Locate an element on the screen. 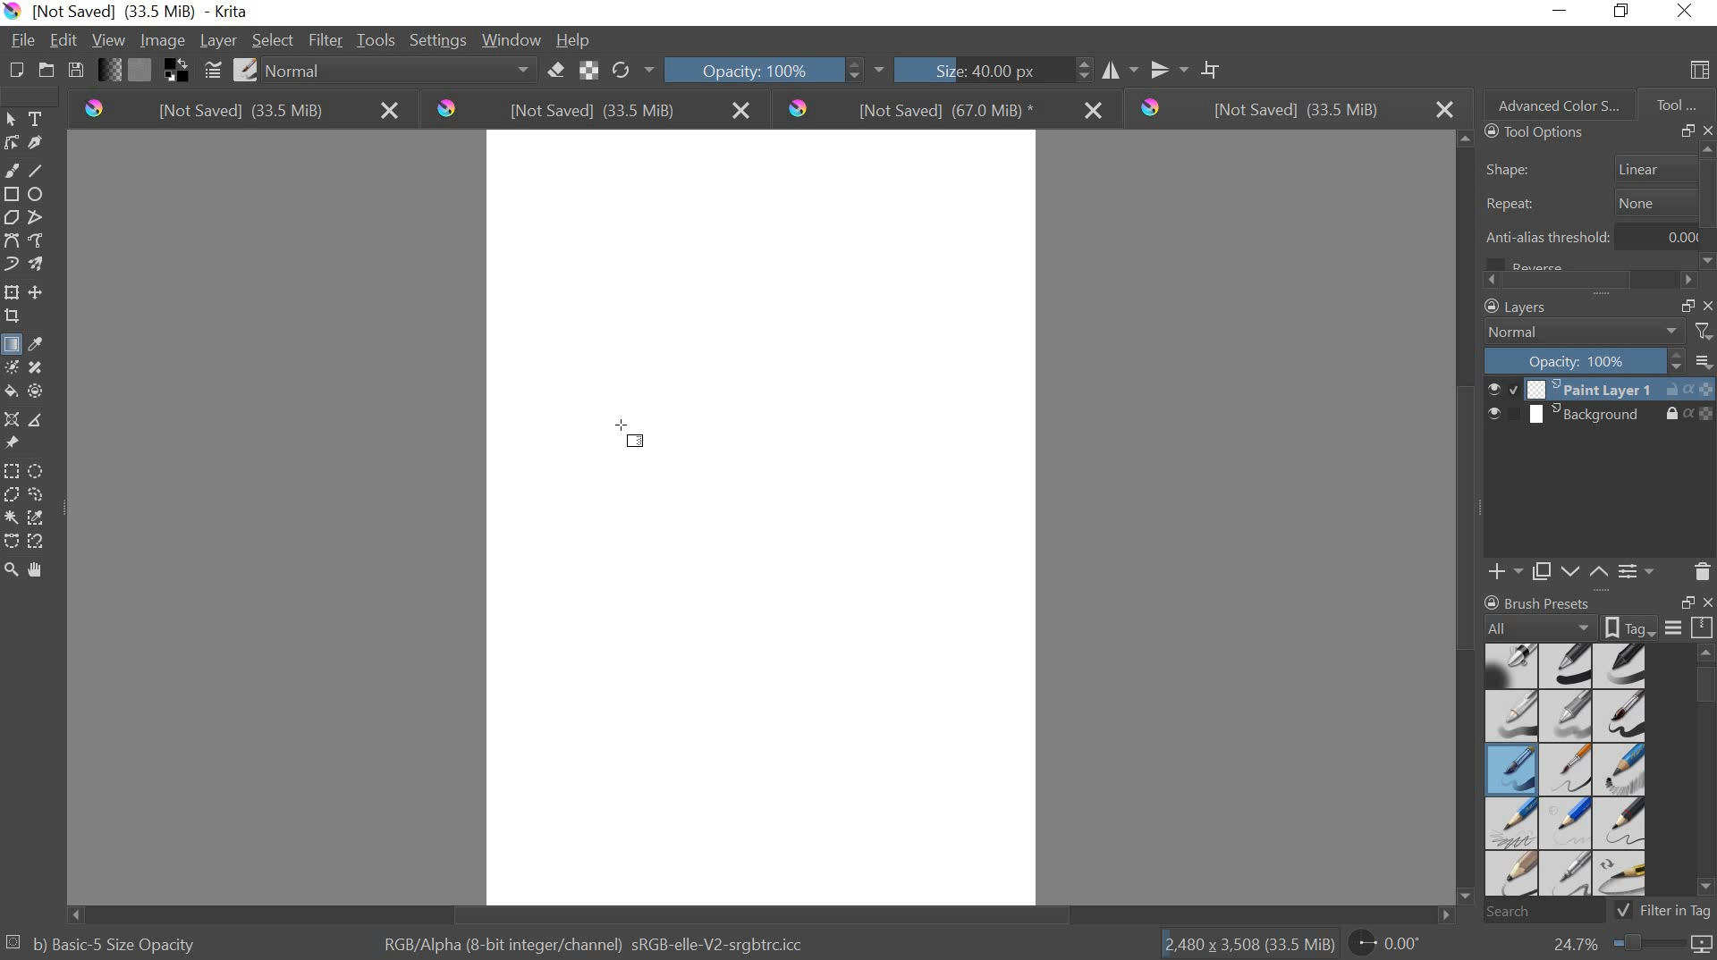  WINDOW is located at coordinates (511, 41).